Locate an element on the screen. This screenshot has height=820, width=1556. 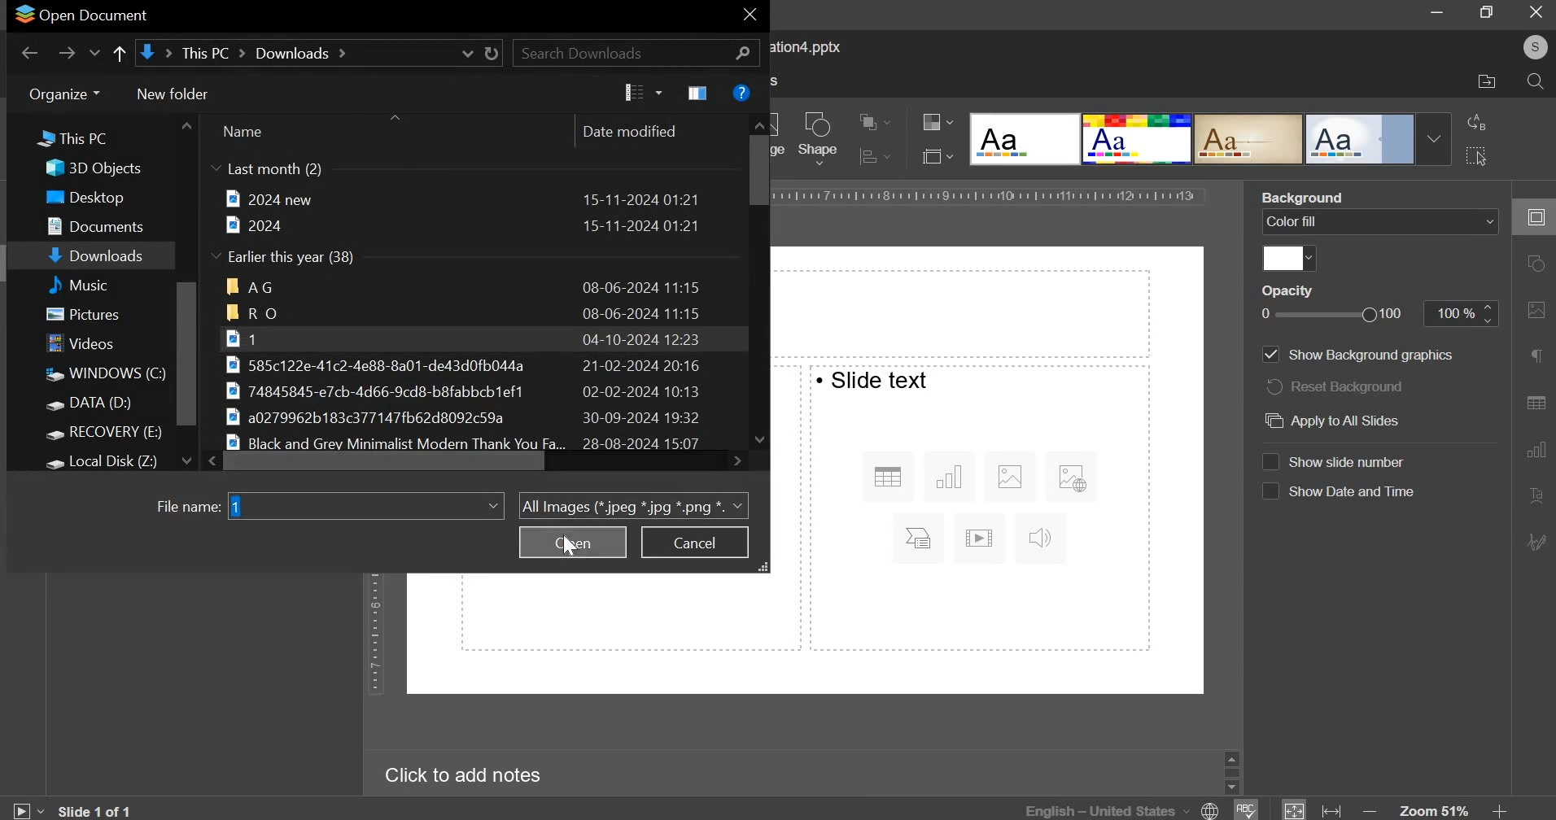
image file is located at coordinates (457, 338).